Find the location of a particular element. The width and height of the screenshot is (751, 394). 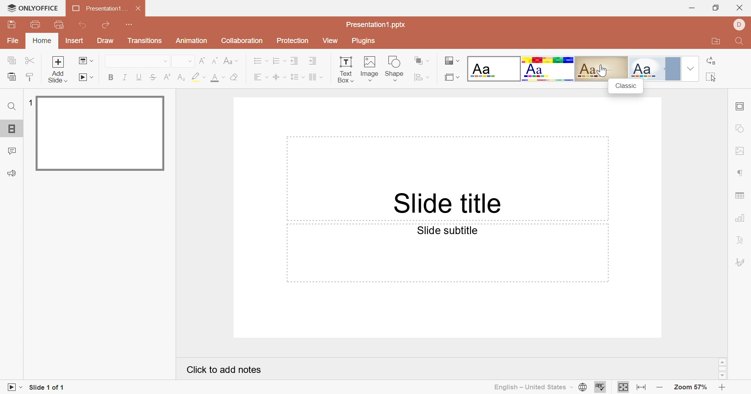

Select slide size is located at coordinates (448, 79).